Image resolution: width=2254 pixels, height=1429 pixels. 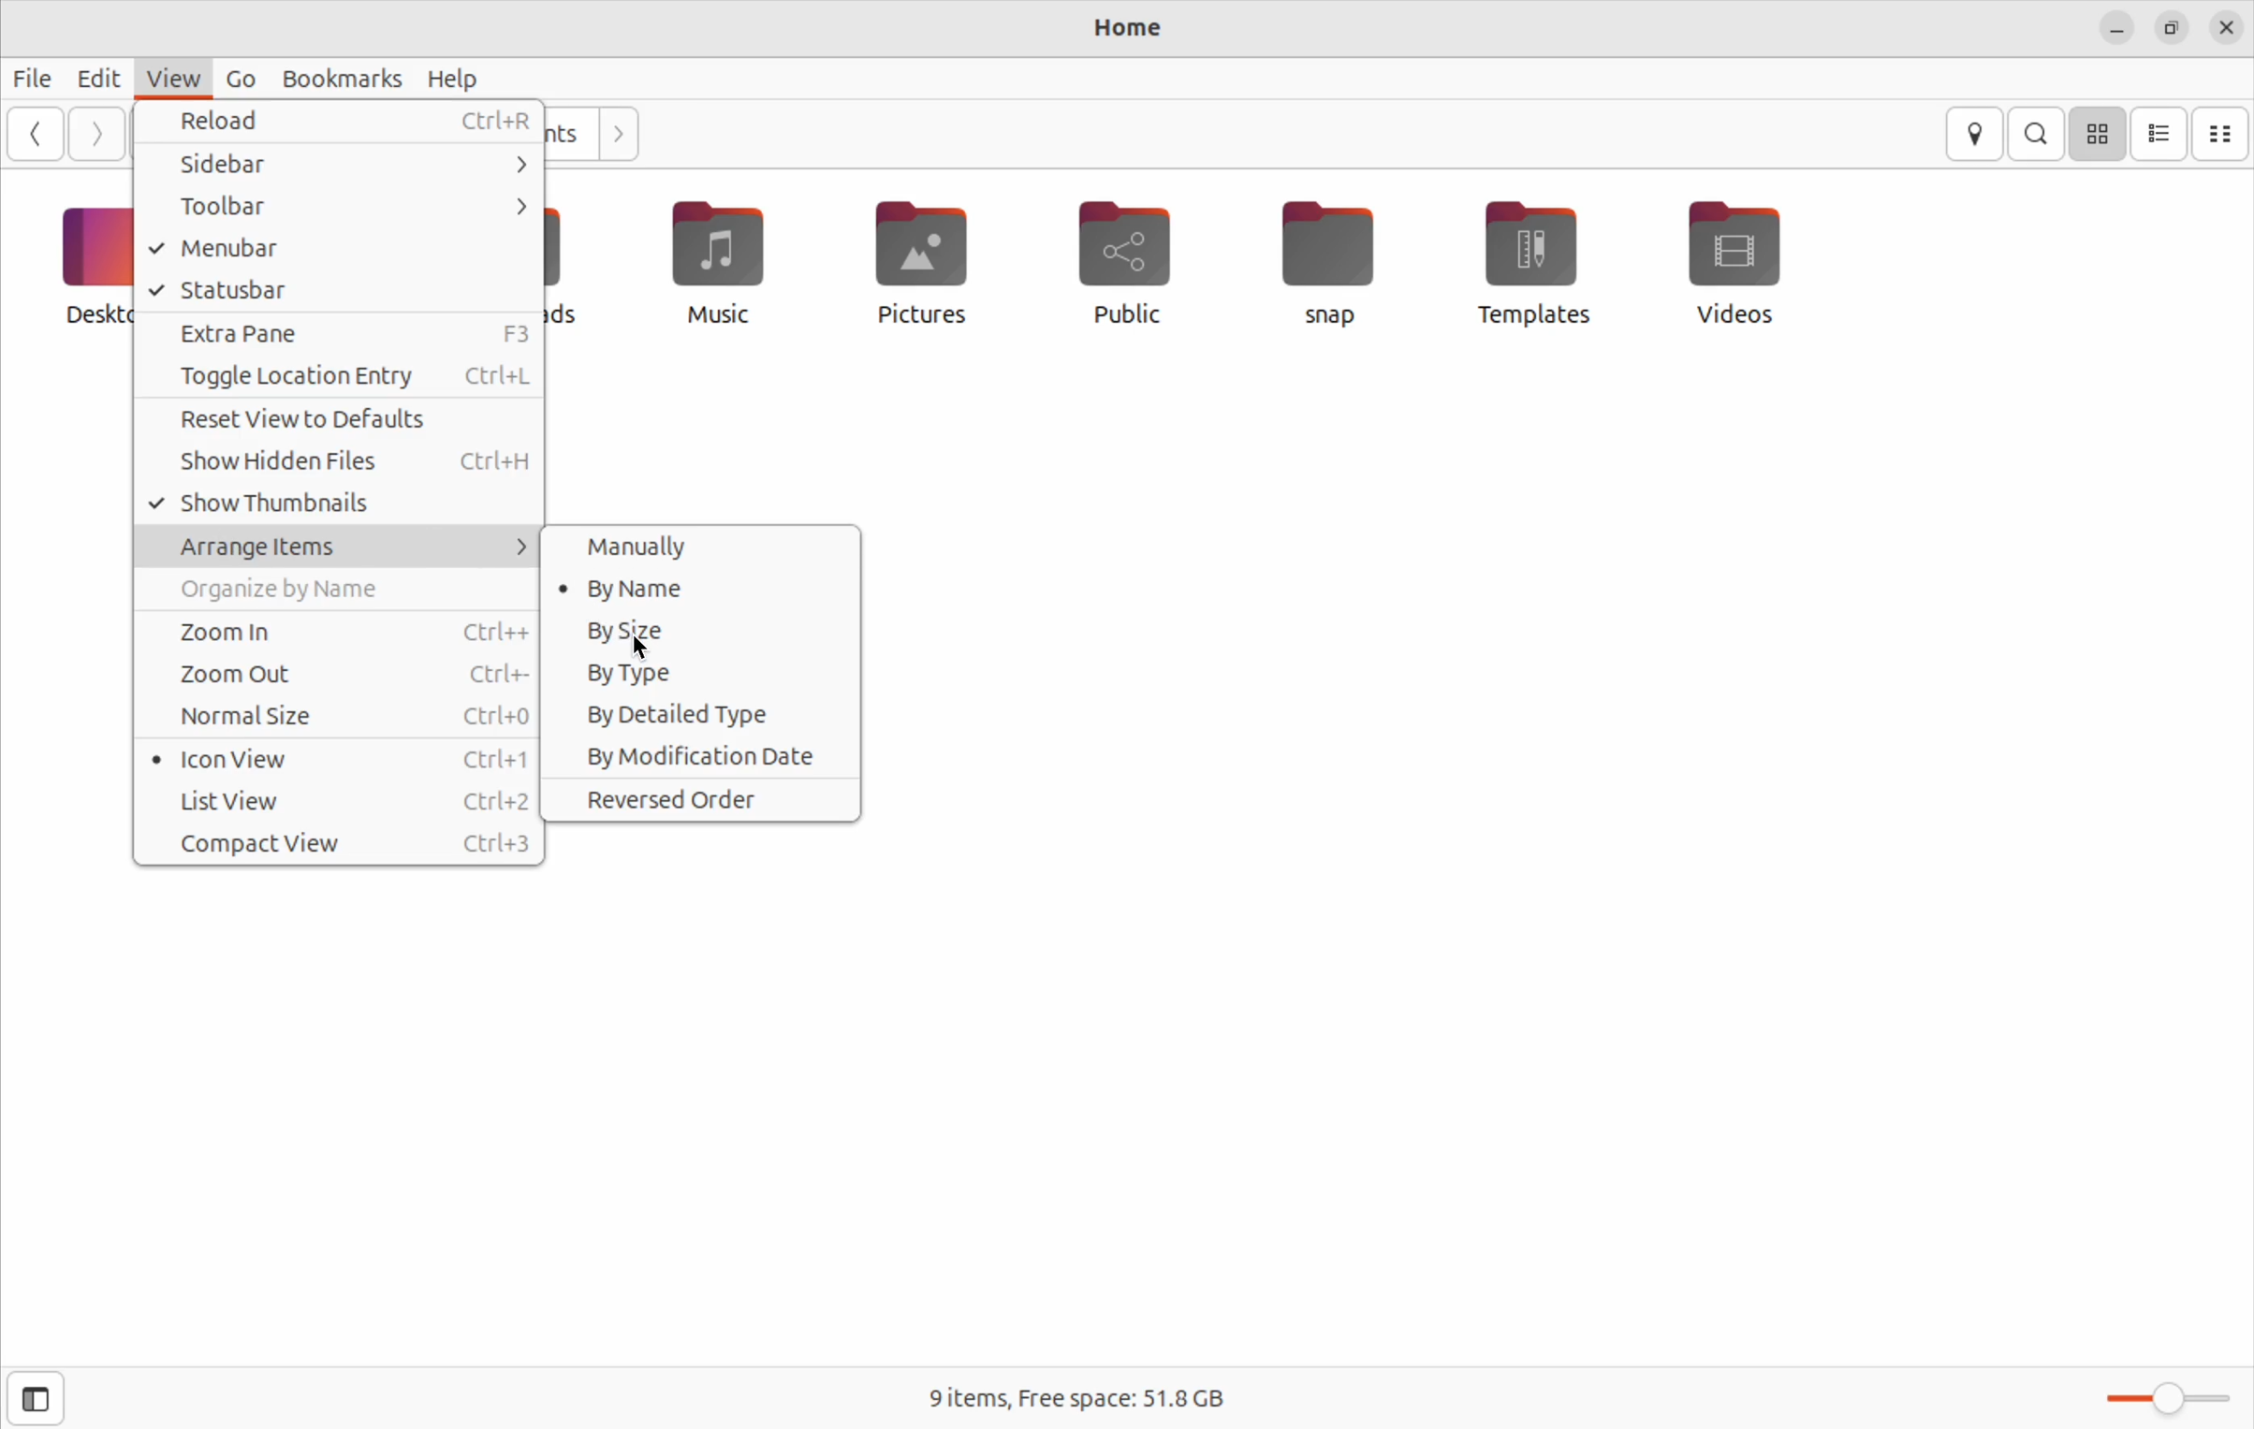 I want to click on compact view, so click(x=342, y=845).